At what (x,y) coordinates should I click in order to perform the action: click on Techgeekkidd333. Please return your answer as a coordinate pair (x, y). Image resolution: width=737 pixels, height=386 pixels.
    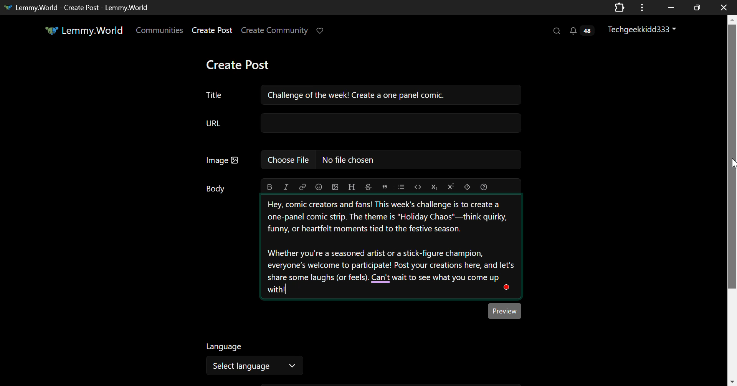
    Looking at the image, I should click on (643, 30).